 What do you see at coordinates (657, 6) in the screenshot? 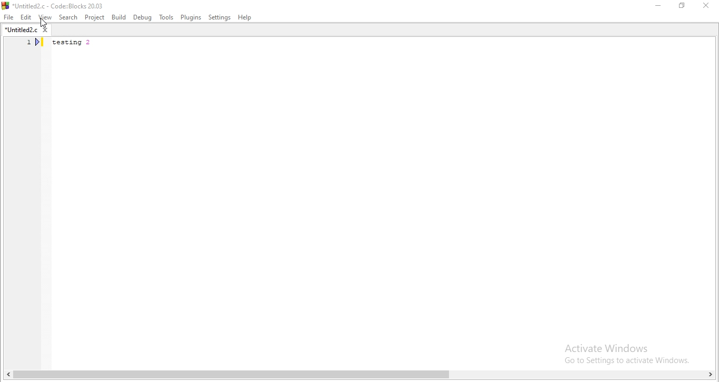
I see `Minimise` at bounding box center [657, 6].